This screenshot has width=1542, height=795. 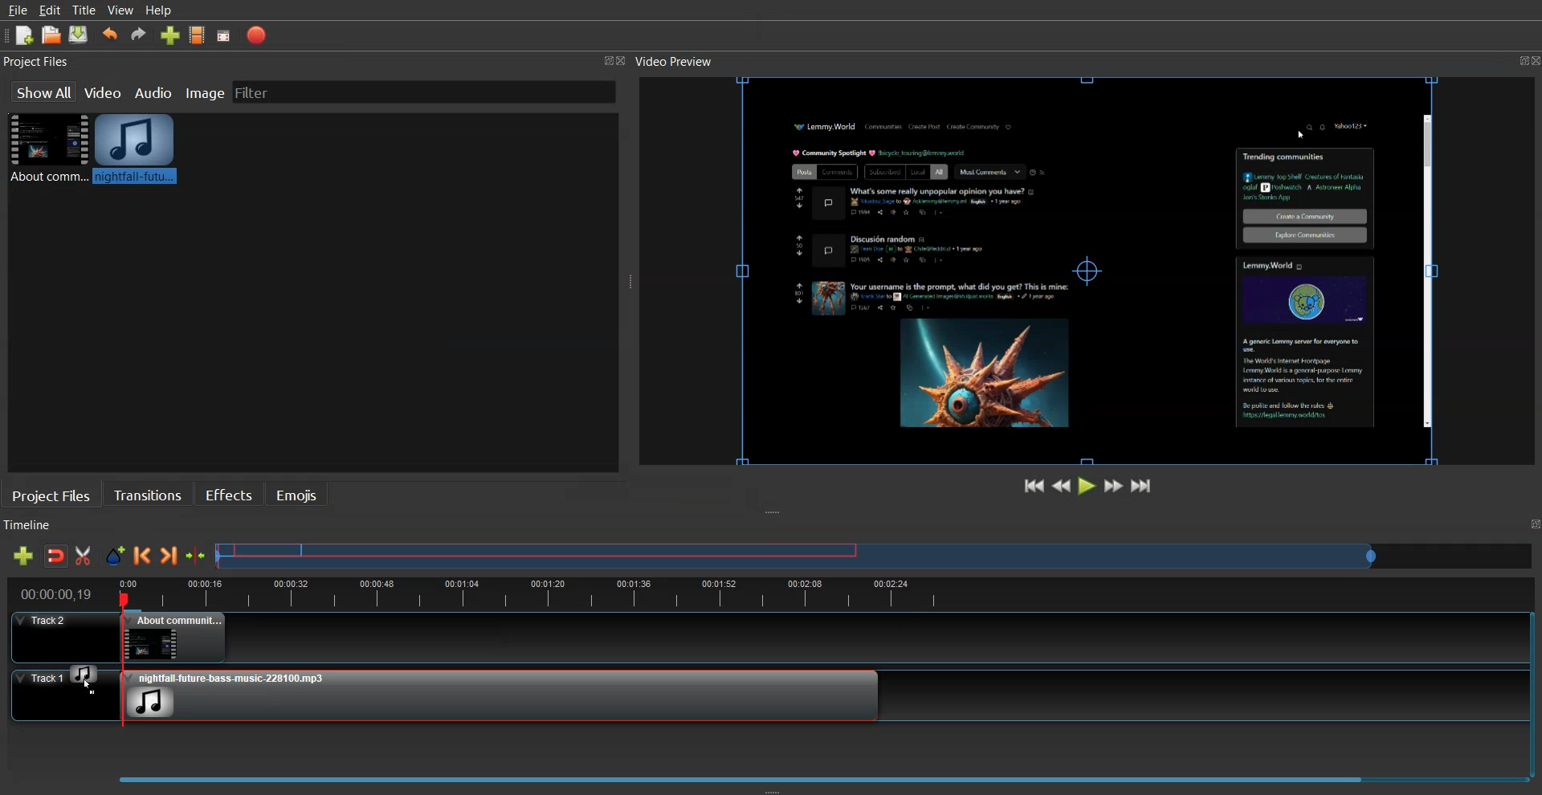 I want to click on Open Project, so click(x=51, y=35).